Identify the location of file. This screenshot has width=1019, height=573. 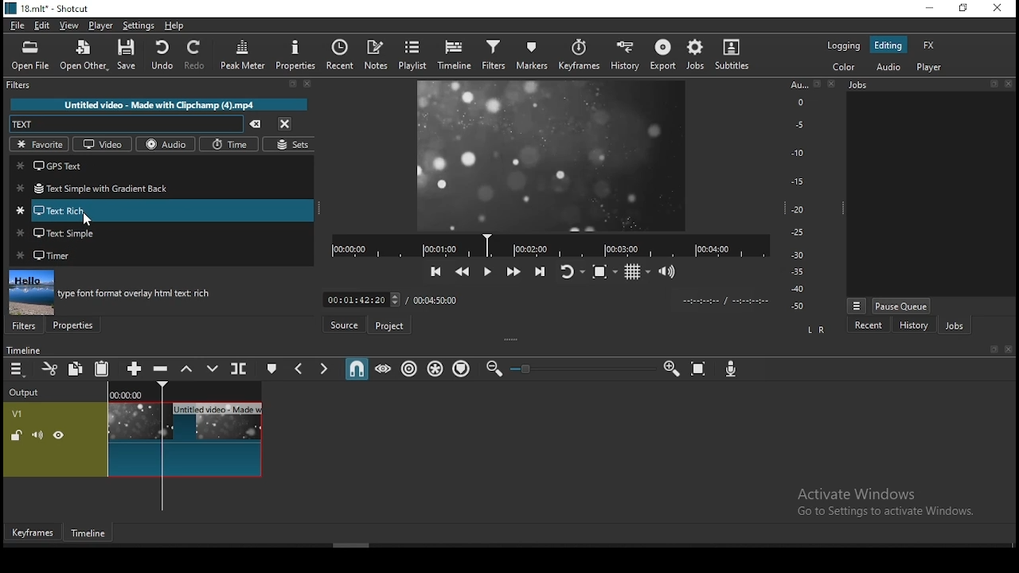
(18, 26).